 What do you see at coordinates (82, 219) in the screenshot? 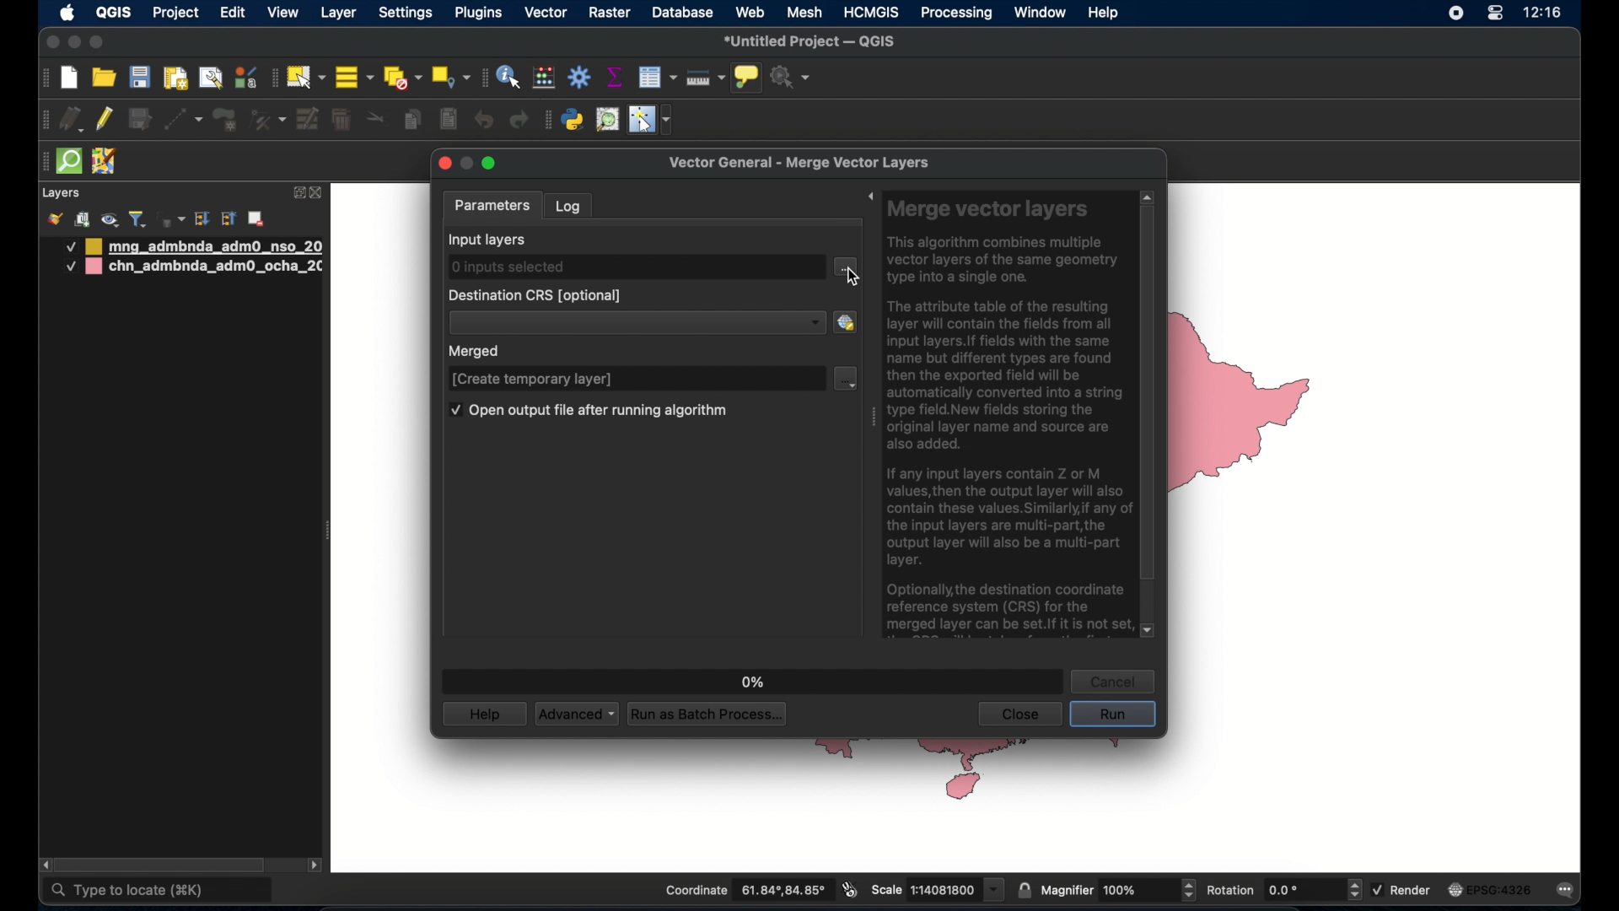
I see `add group` at bounding box center [82, 219].